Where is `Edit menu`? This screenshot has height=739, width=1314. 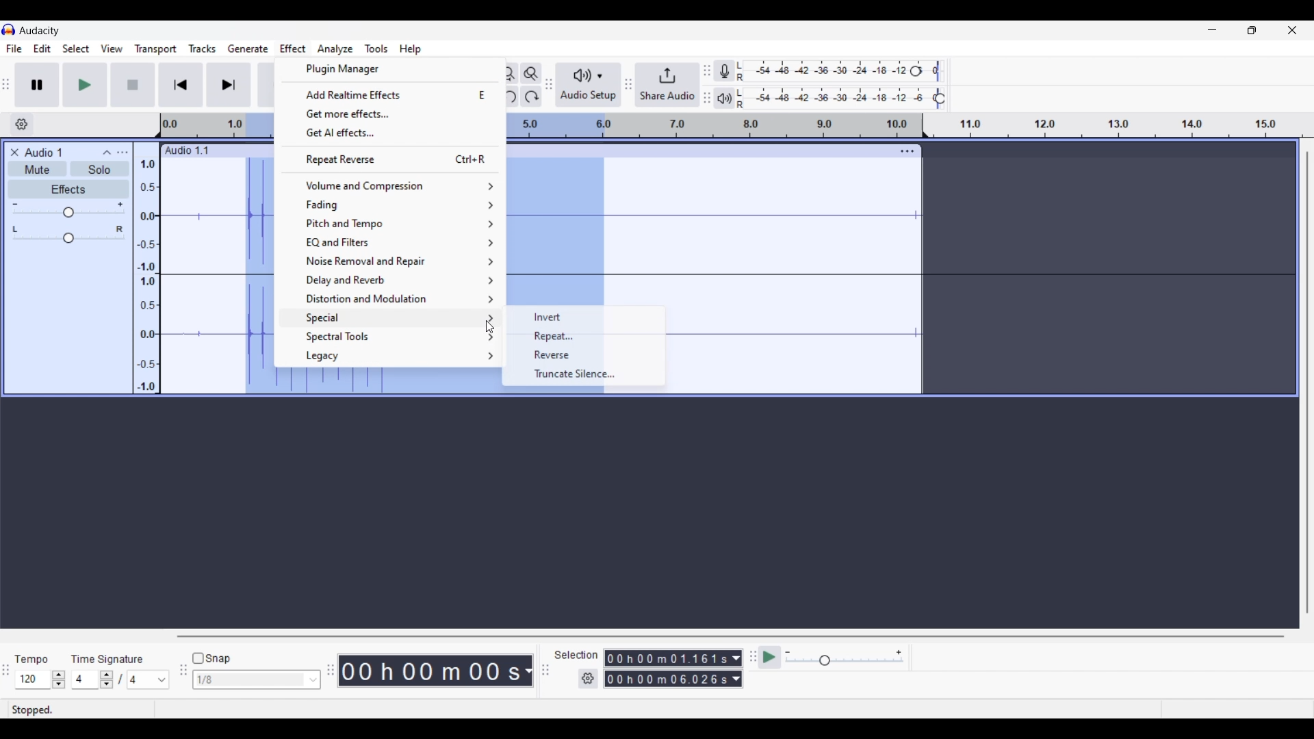
Edit menu is located at coordinates (42, 48).